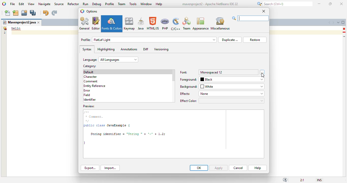 This screenshot has width=347, height=183. What do you see at coordinates (284, 4) in the screenshot?
I see `search` at bounding box center [284, 4].